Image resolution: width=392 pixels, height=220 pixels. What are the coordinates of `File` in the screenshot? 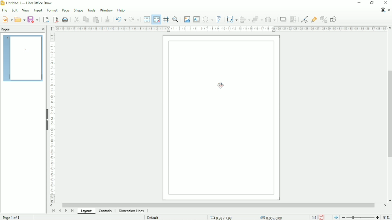 It's located at (4, 10).